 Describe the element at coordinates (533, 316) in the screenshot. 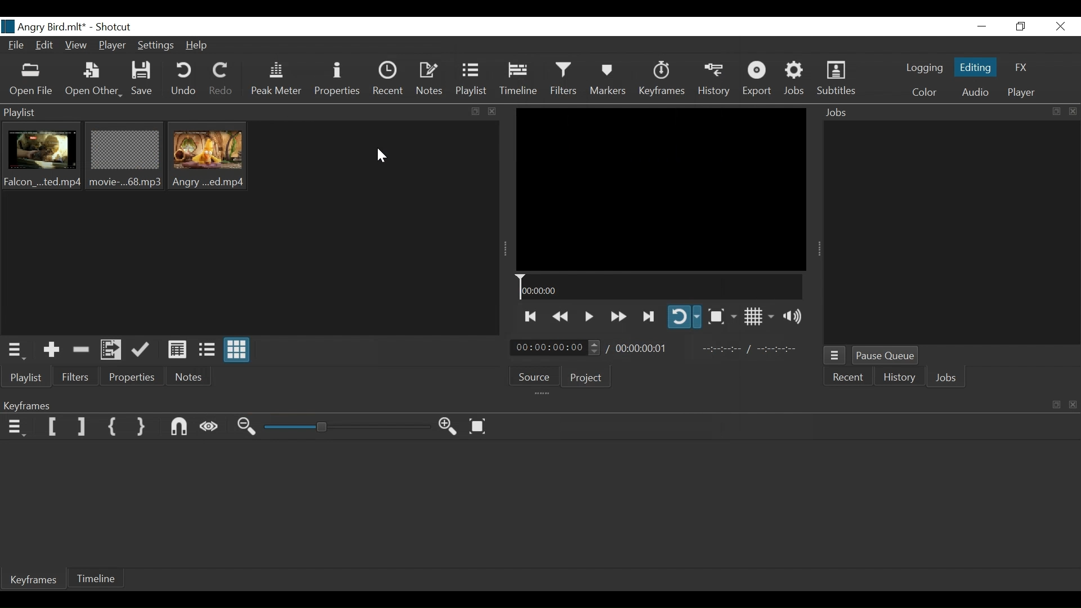

I see `Skip to the previous point` at that location.